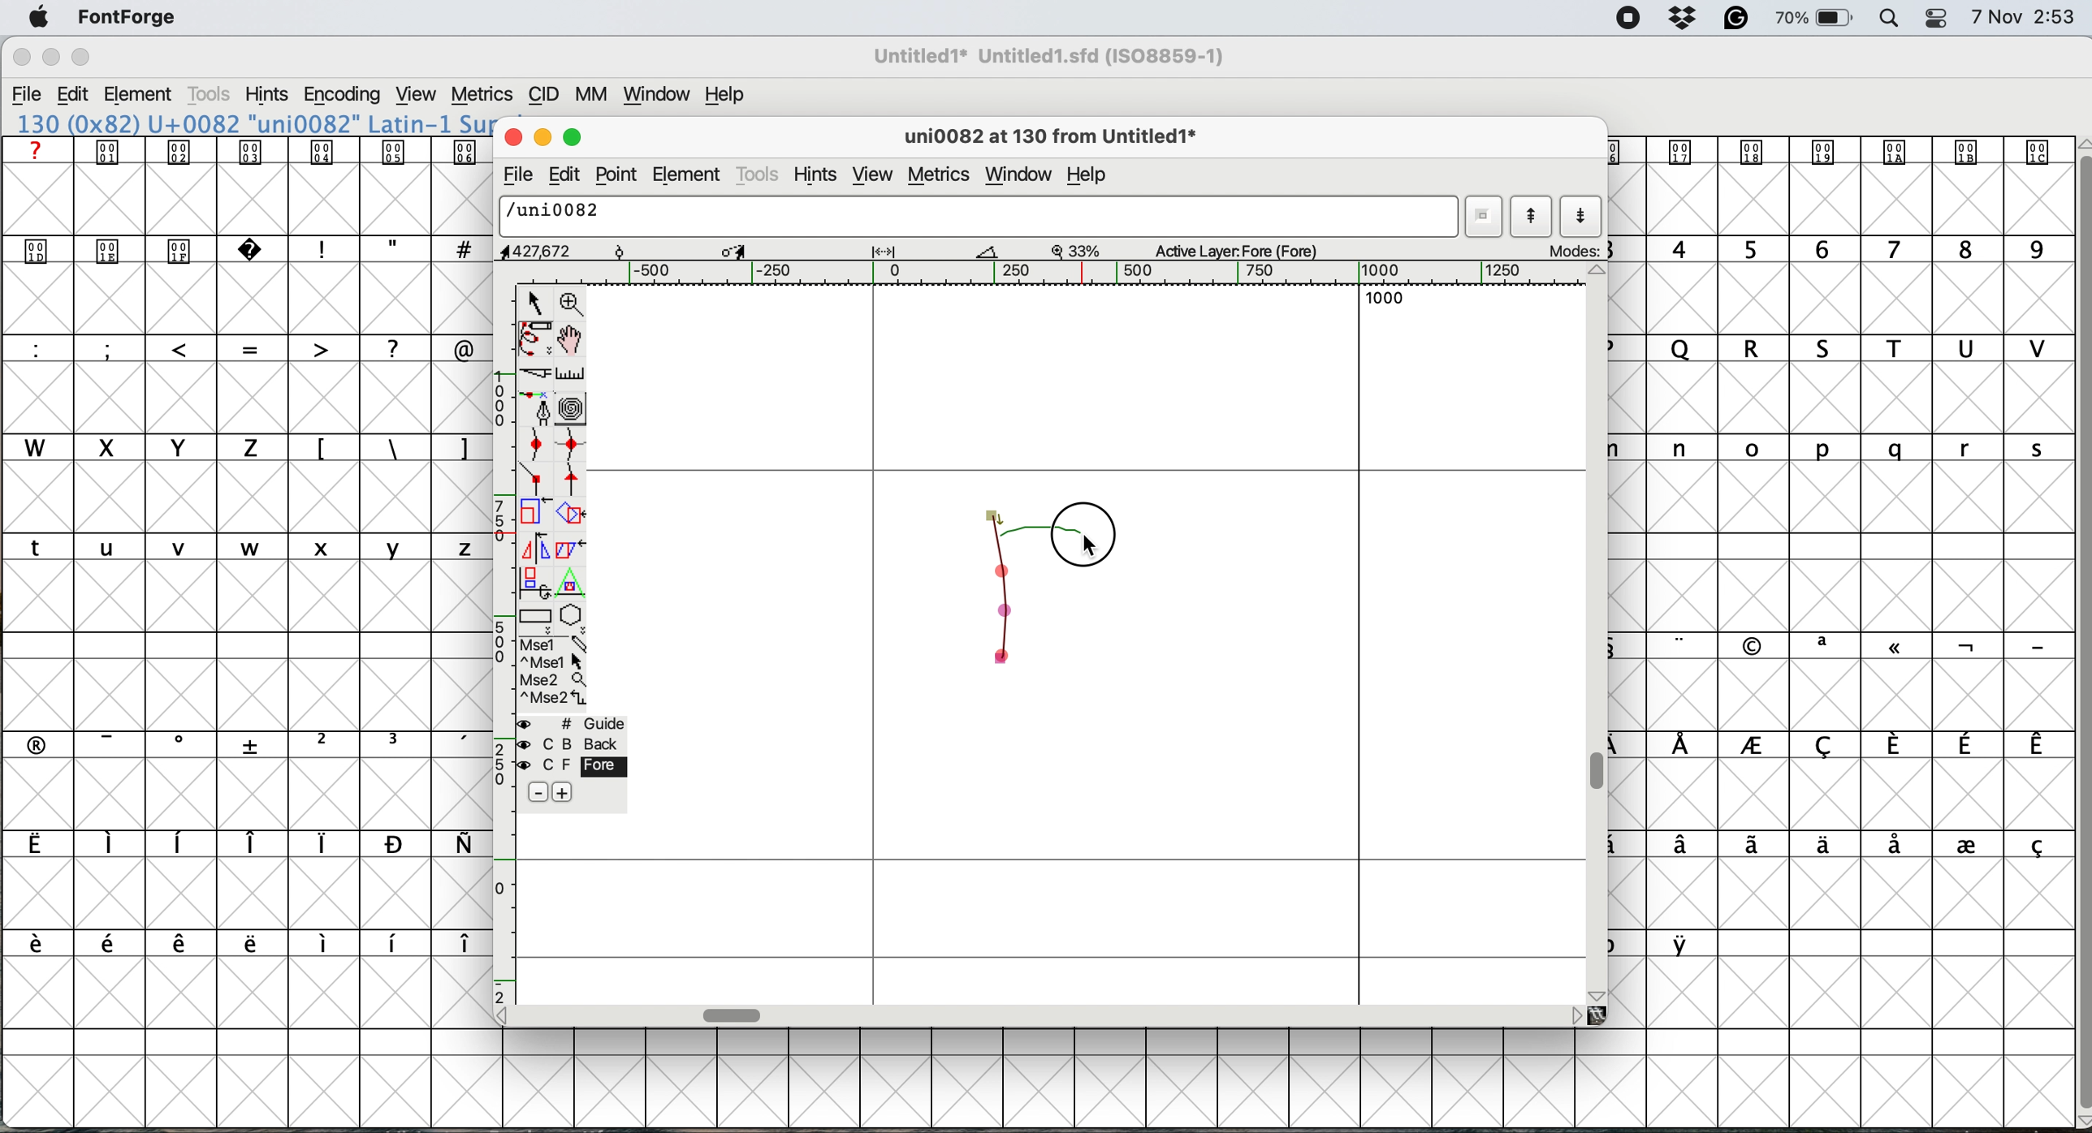  Describe the element at coordinates (597, 97) in the screenshot. I see `mm` at that location.